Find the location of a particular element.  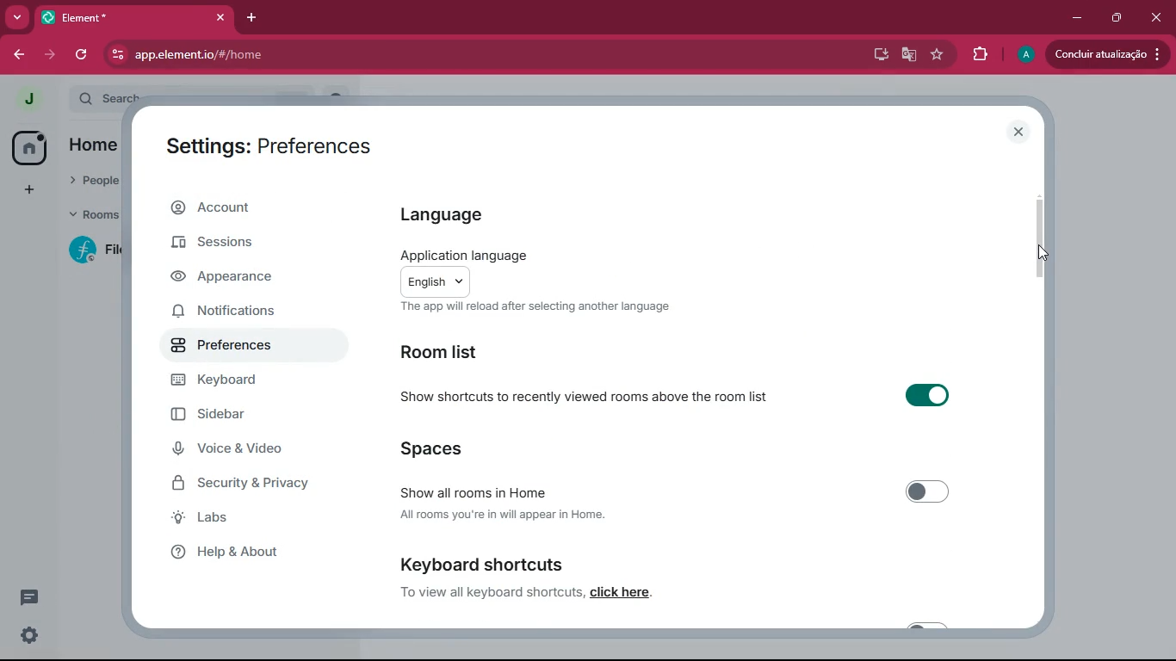

The app will reload after selecting another language is located at coordinates (533, 307).